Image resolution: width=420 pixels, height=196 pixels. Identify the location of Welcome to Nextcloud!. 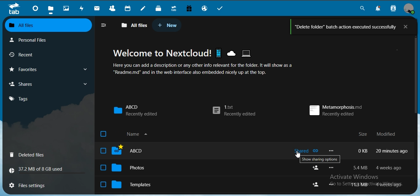
(187, 53).